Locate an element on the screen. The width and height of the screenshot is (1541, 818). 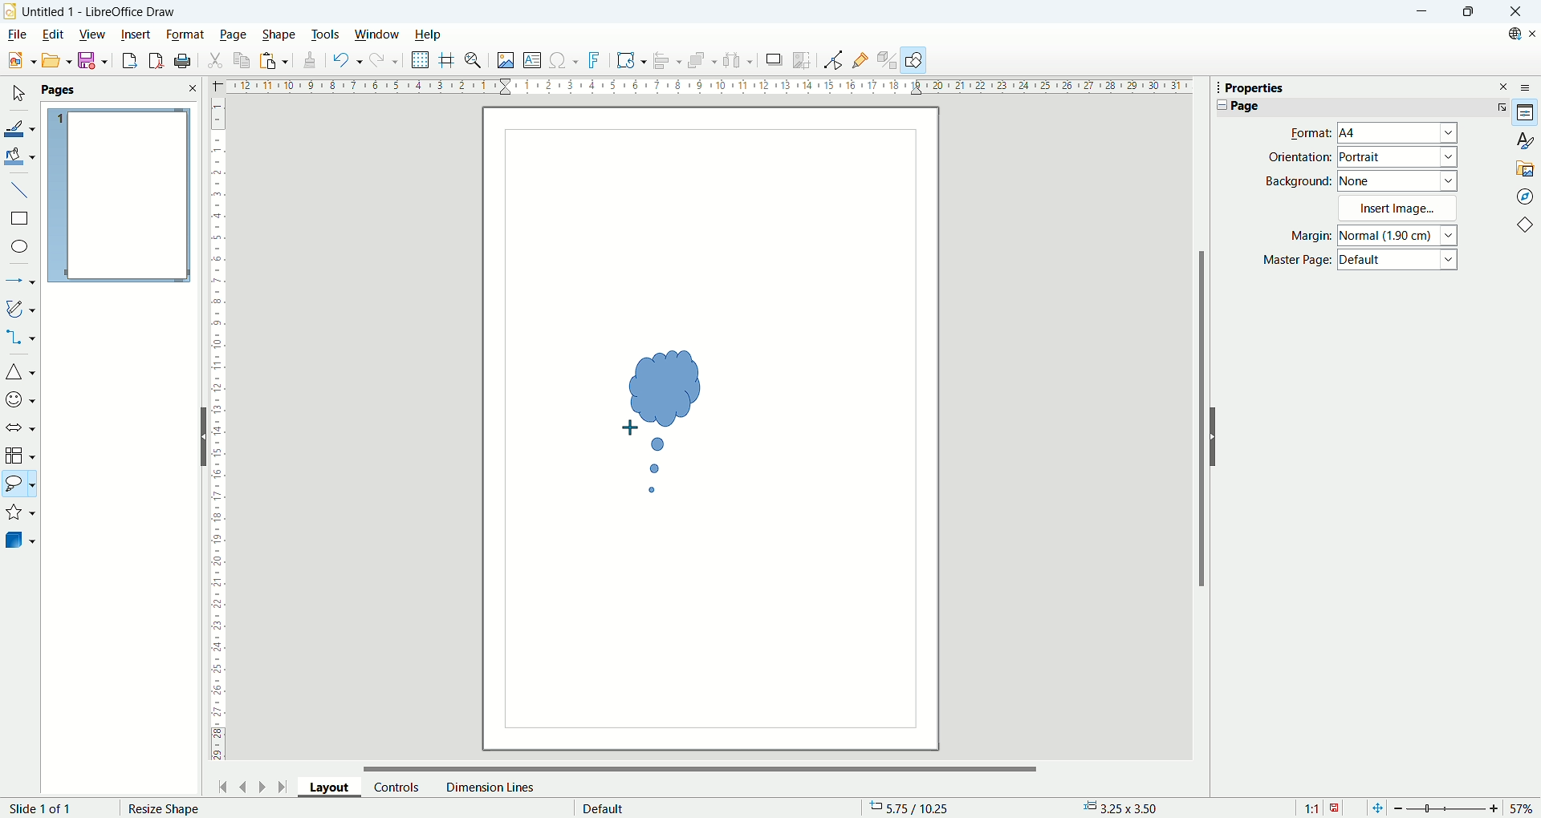
callout shapes is located at coordinates (19, 486).